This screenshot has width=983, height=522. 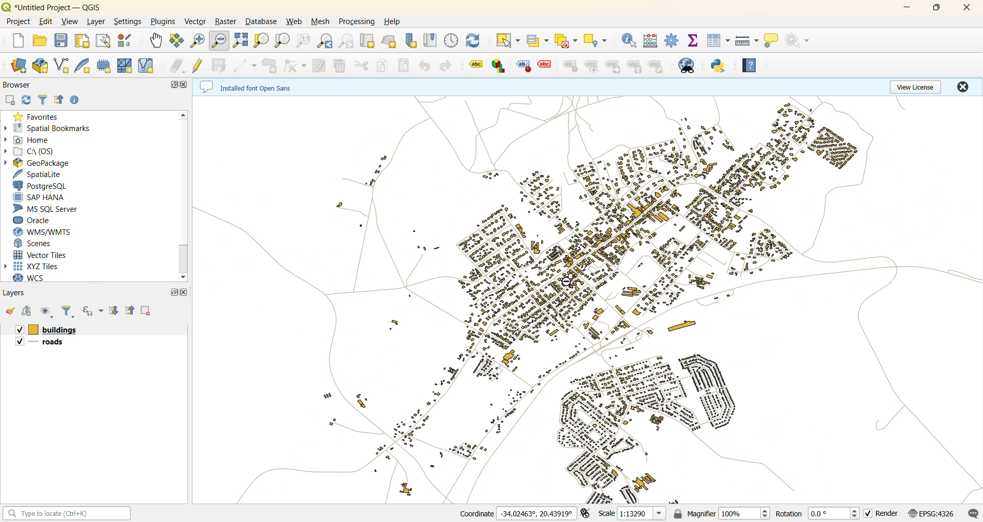 What do you see at coordinates (78, 100) in the screenshot?
I see `enable/disable properties` at bounding box center [78, 100].